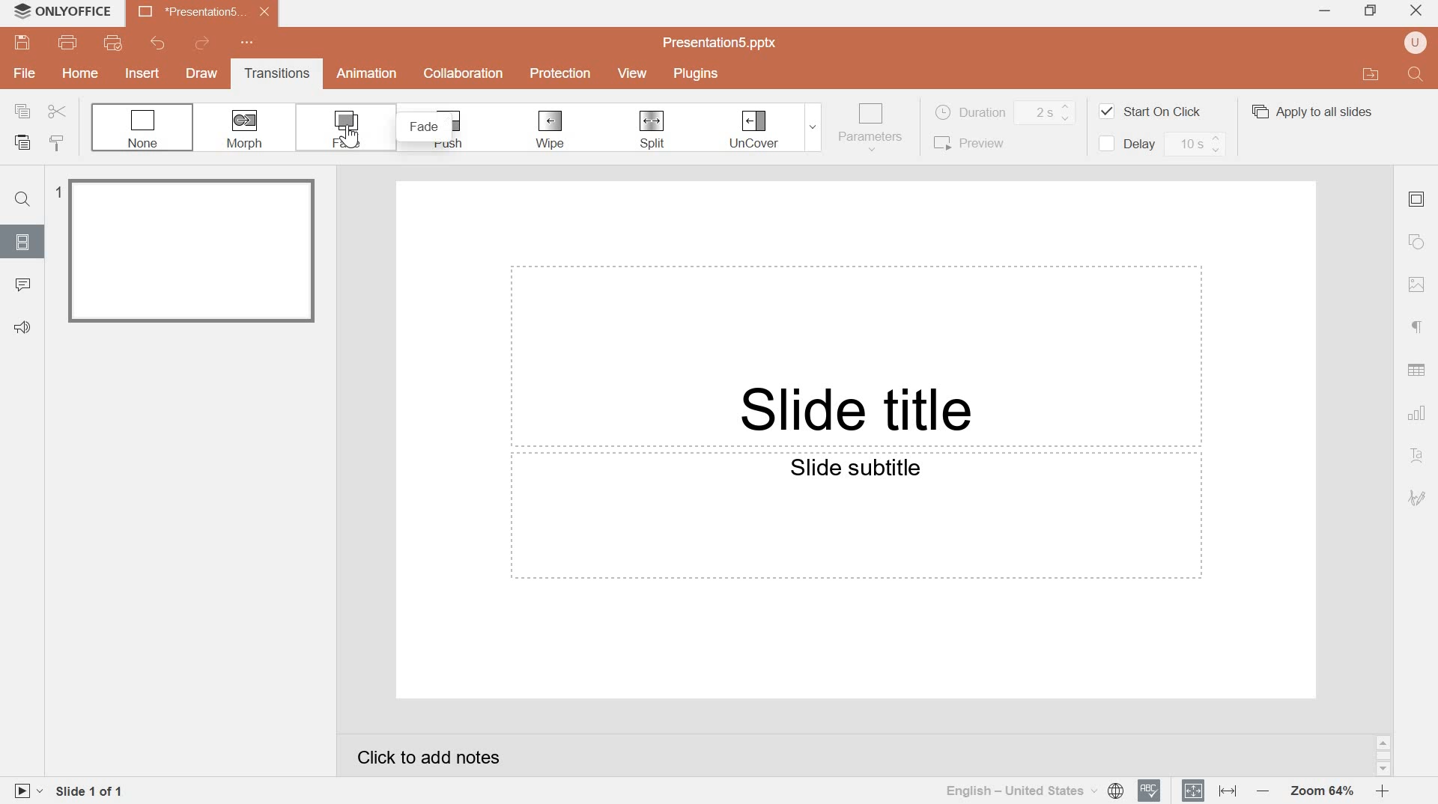 This screenshot has width=1438, height=804. I want to click on shape settings, so click(1415, 243).